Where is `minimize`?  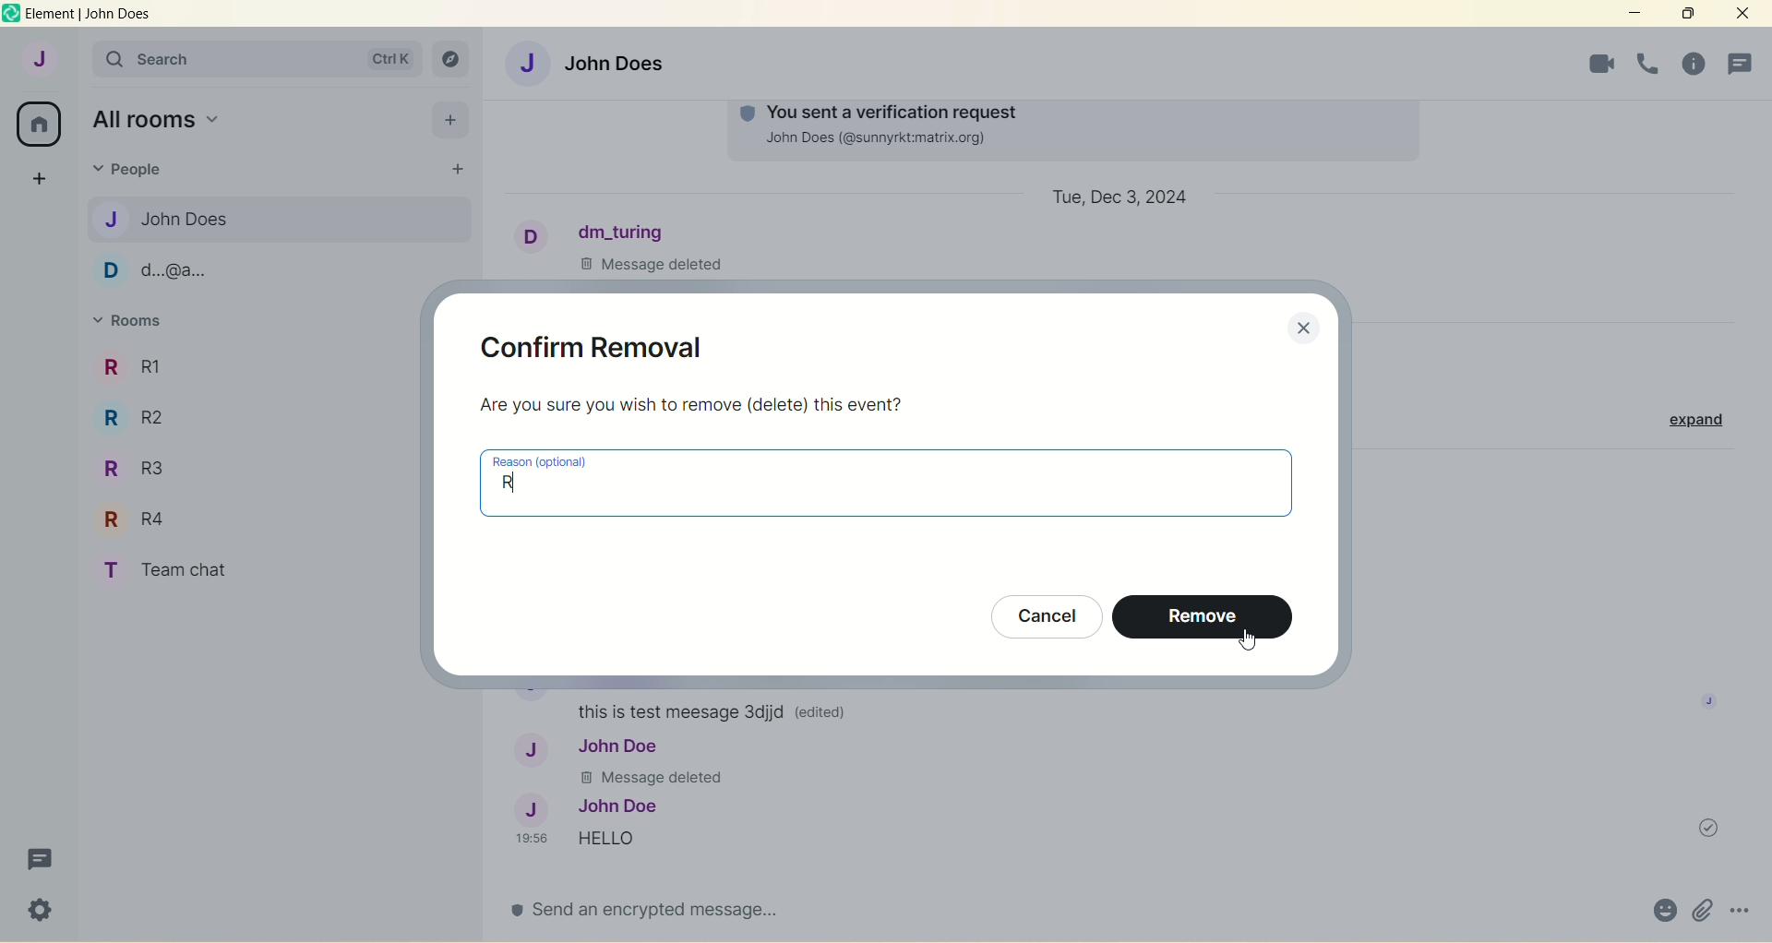 minimize is located at coordinates (1632, 13).